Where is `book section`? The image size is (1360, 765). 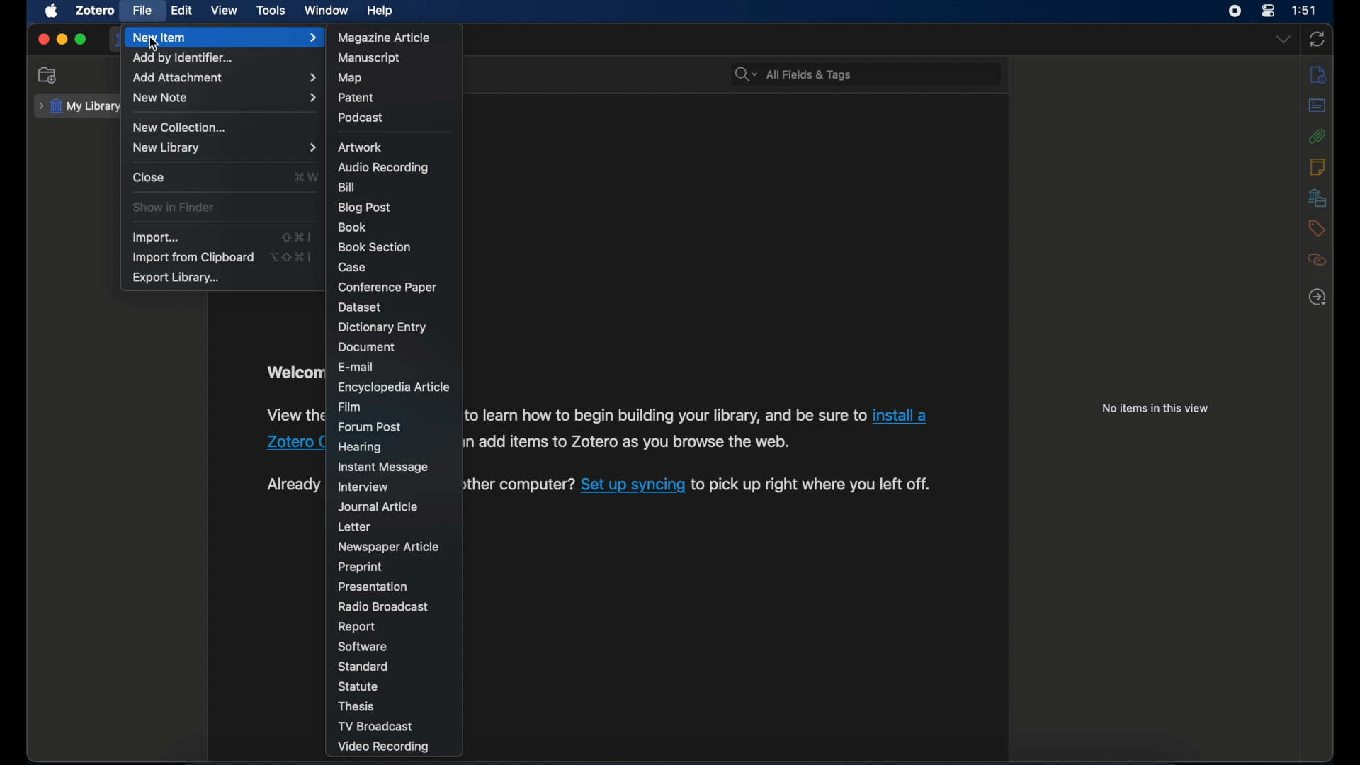
book section is located at coordinates (375, 248).